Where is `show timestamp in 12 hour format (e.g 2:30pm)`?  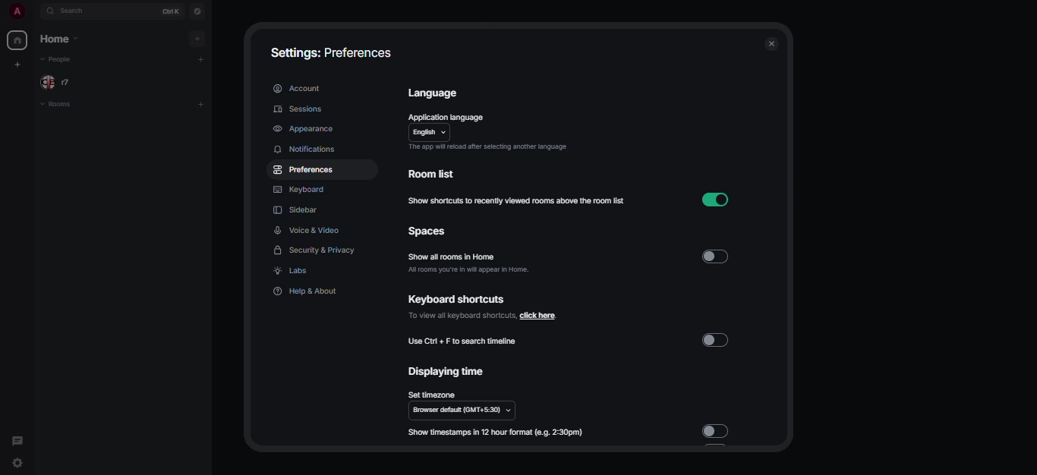
show timestamp in 12 hour format (e.g 2:30pm) is located at coordinates (496, 433).